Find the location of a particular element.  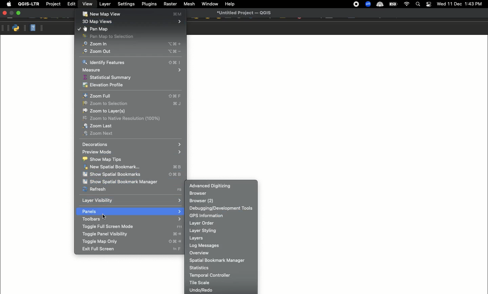

Statistics is located at coordinates (220, 268).